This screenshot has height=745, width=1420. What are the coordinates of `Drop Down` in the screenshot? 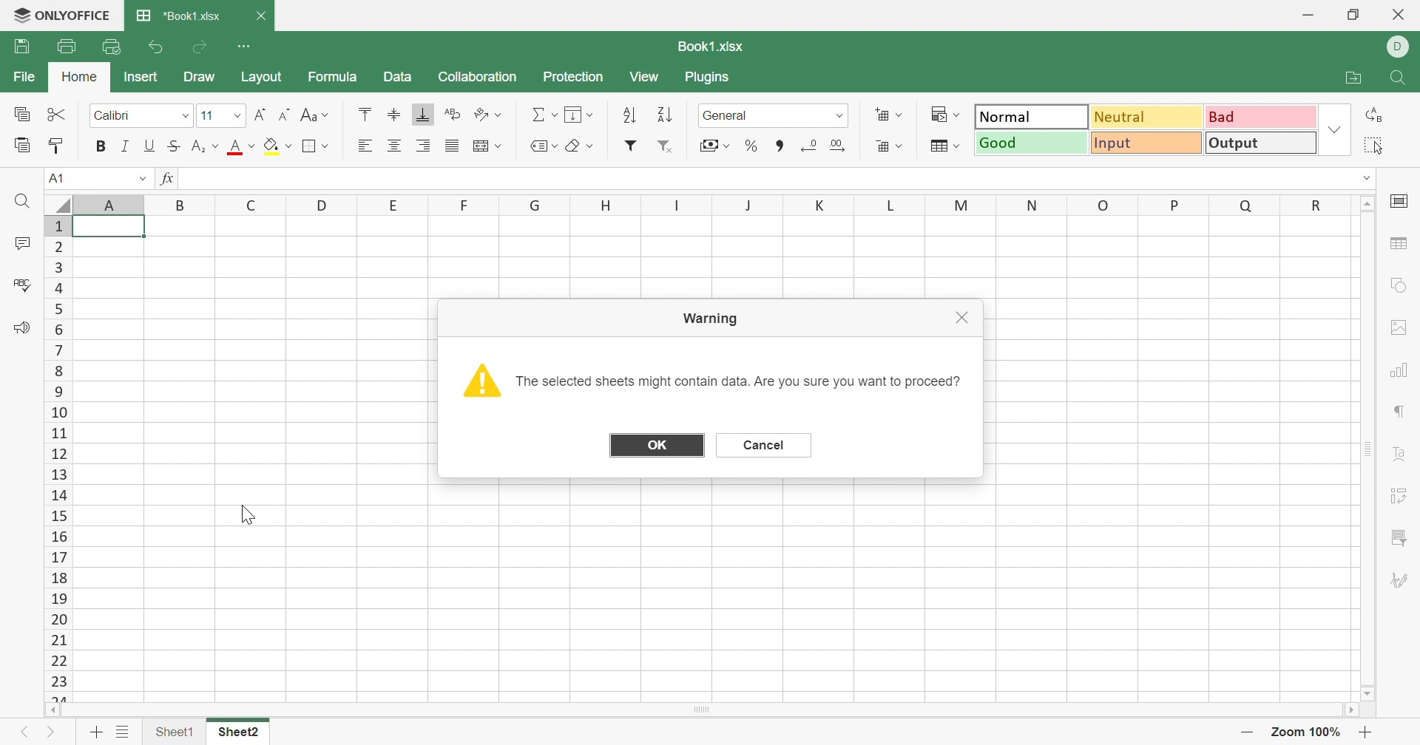 It's located at (502, 114).